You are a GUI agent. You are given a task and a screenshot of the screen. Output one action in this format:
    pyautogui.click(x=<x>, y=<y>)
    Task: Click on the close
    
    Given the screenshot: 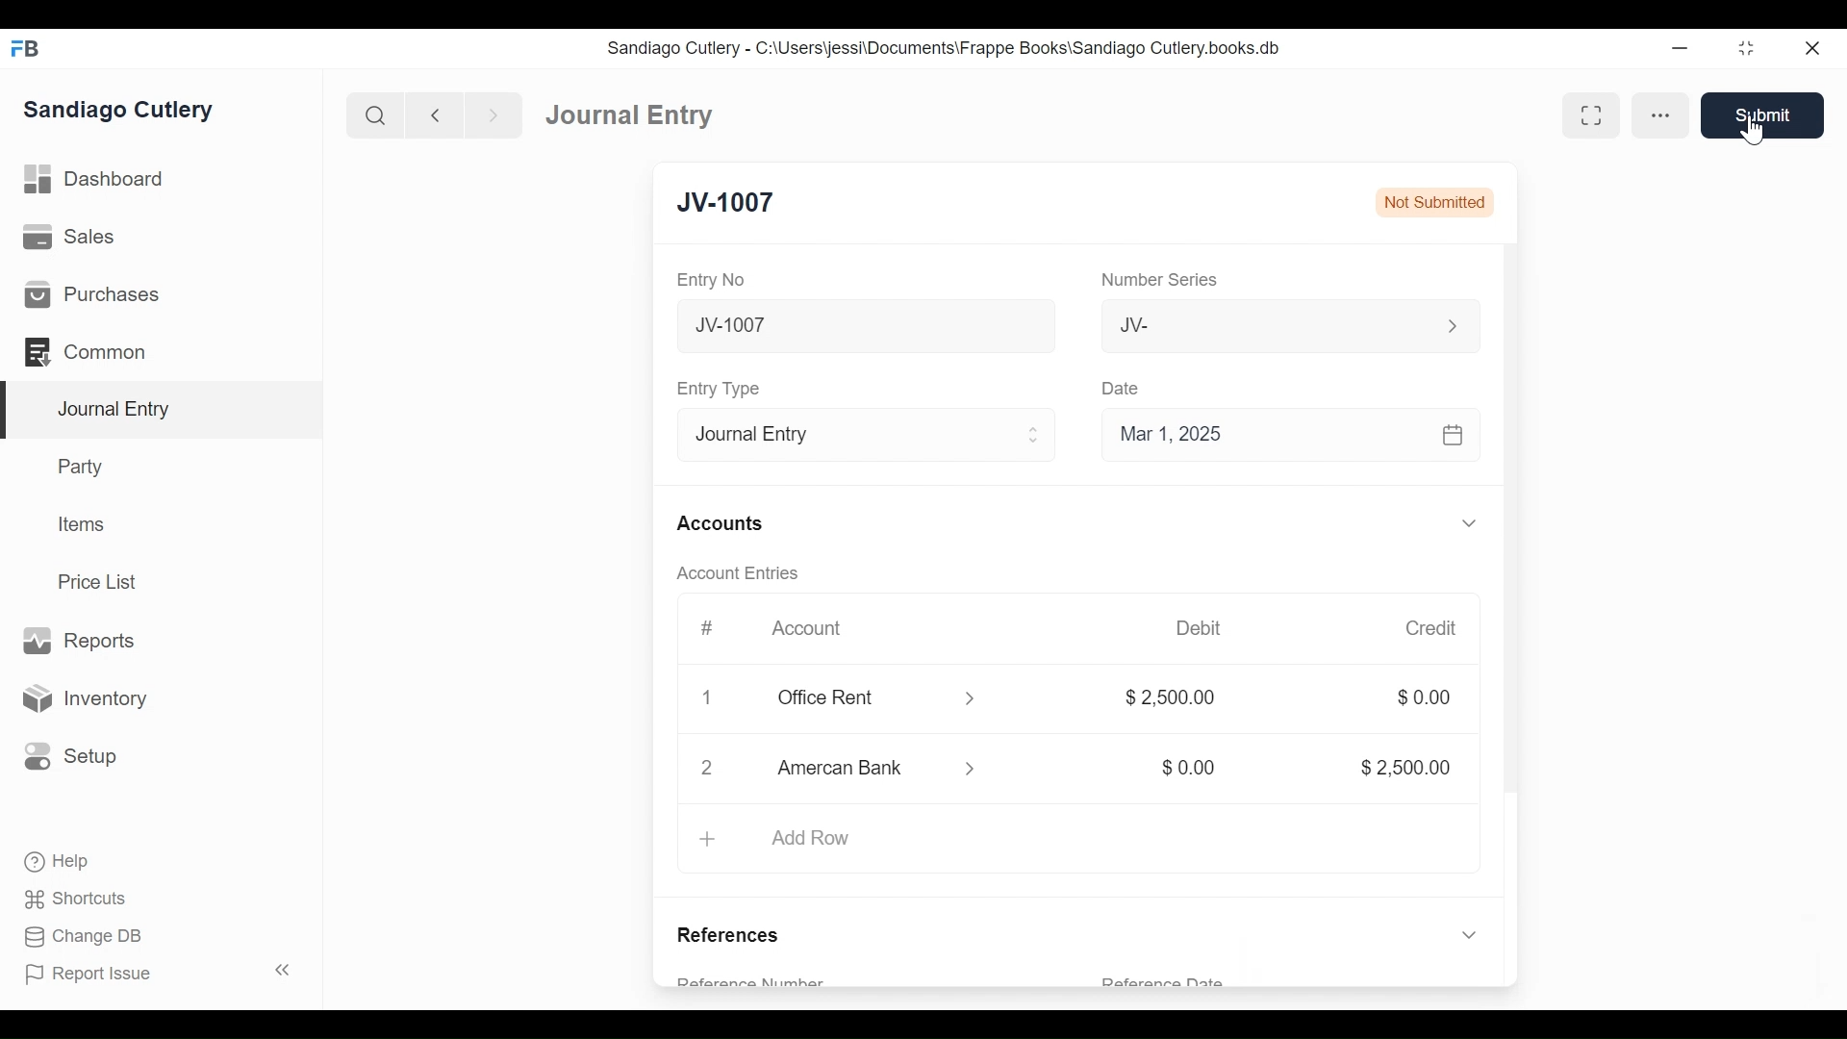 What is the action you would take?
    pyautogui.click(x=1819, y=46)
    